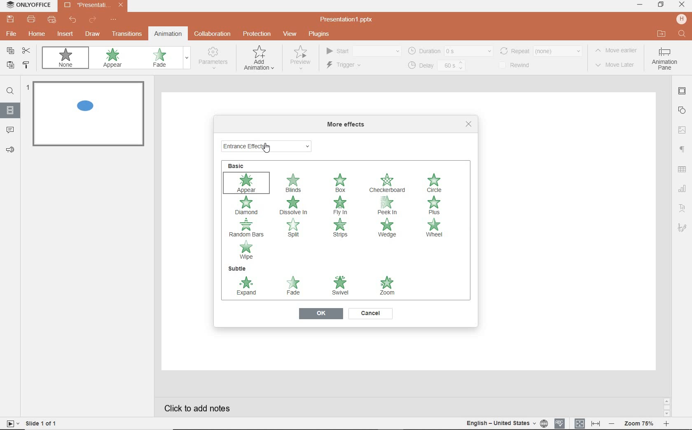  Describe the element at coordinates (617, 65) in the screenshot. I see `move later` at that location.